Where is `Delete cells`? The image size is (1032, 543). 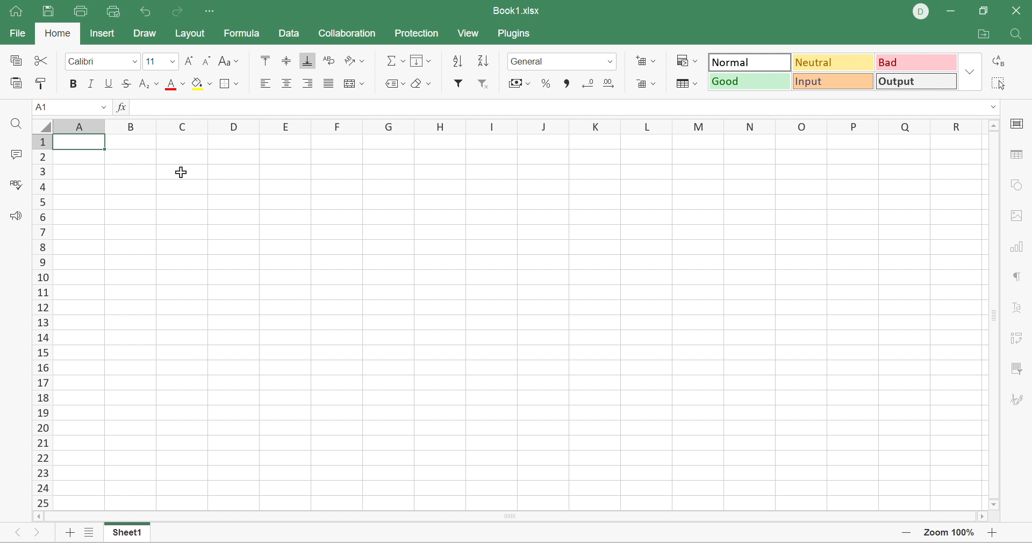 Delete cells is located at coordinates (647, 84).